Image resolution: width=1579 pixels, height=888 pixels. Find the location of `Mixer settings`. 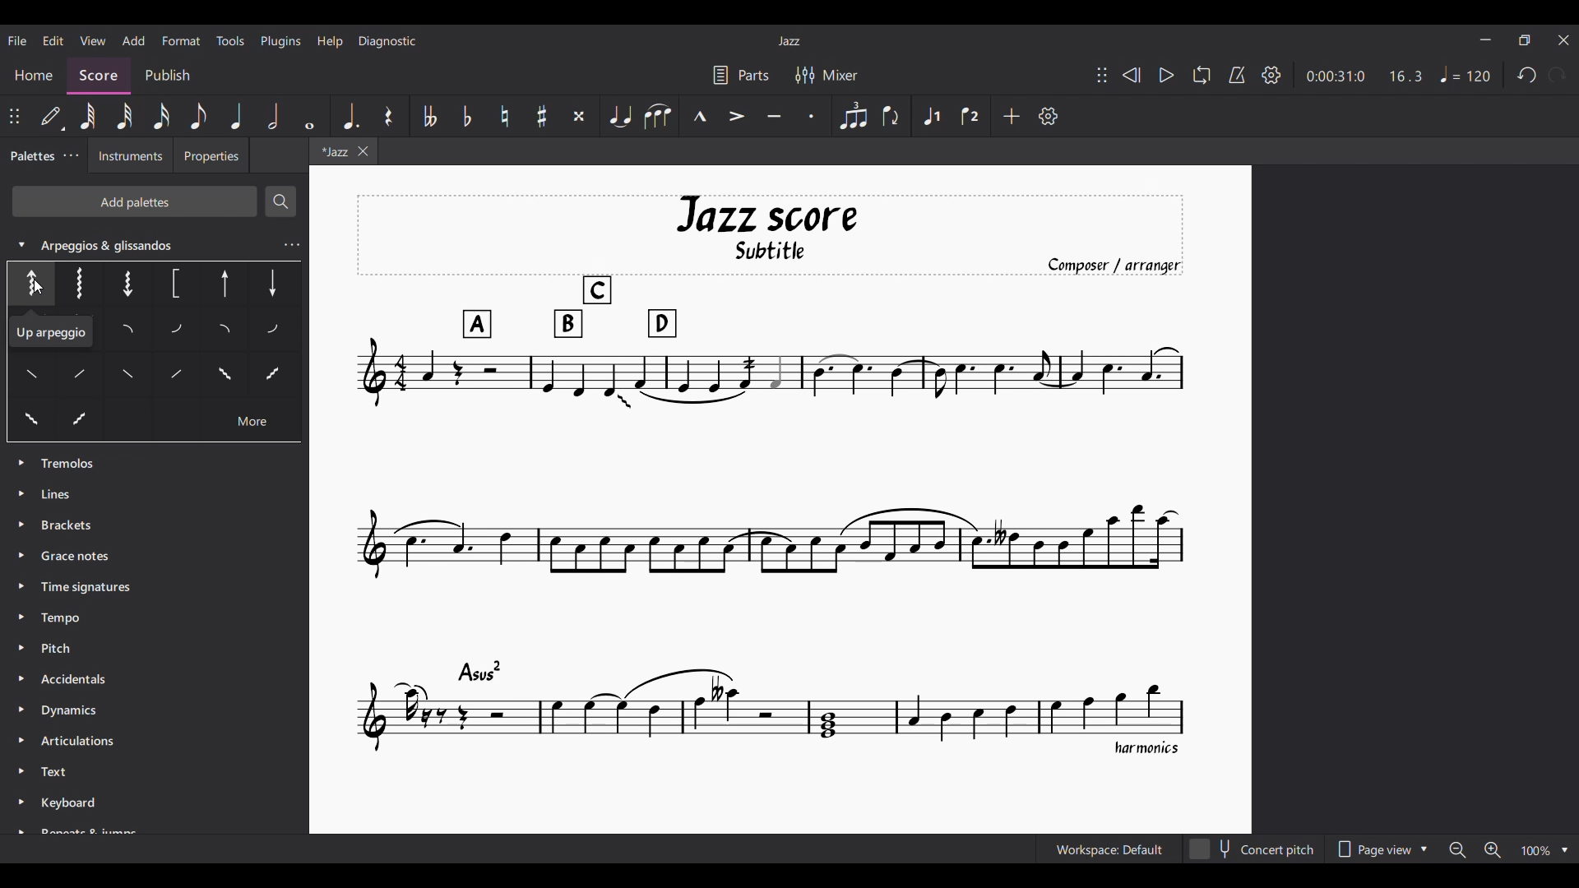

Mixer settings is located at coordinates (827, 75).